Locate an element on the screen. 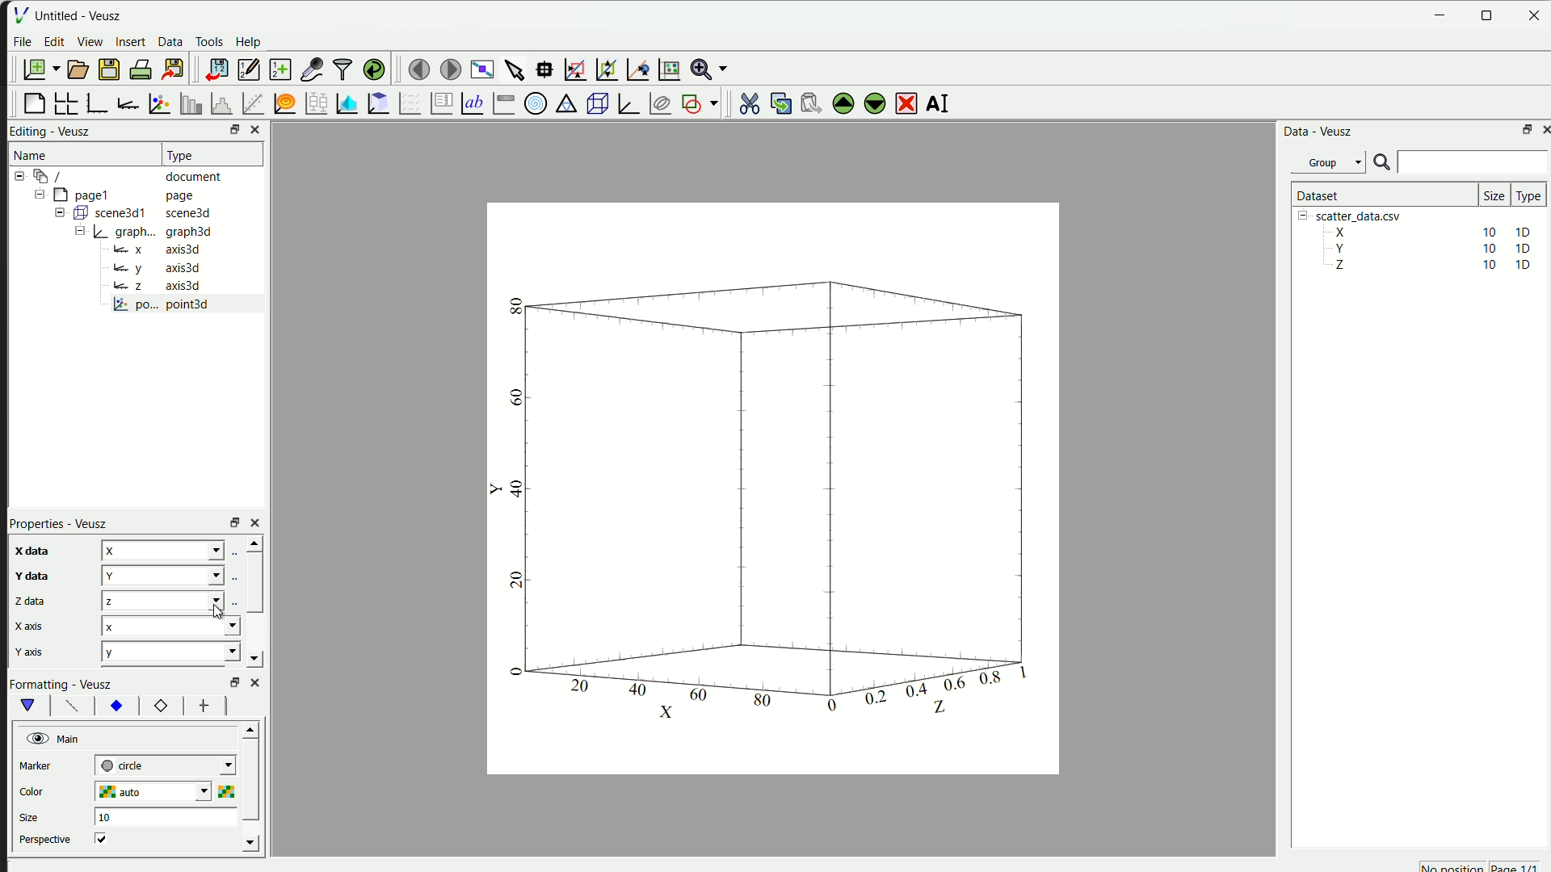 This screenshot has width=1551, height=872. = | graph... graph3d is located at coordinates (151, 233).